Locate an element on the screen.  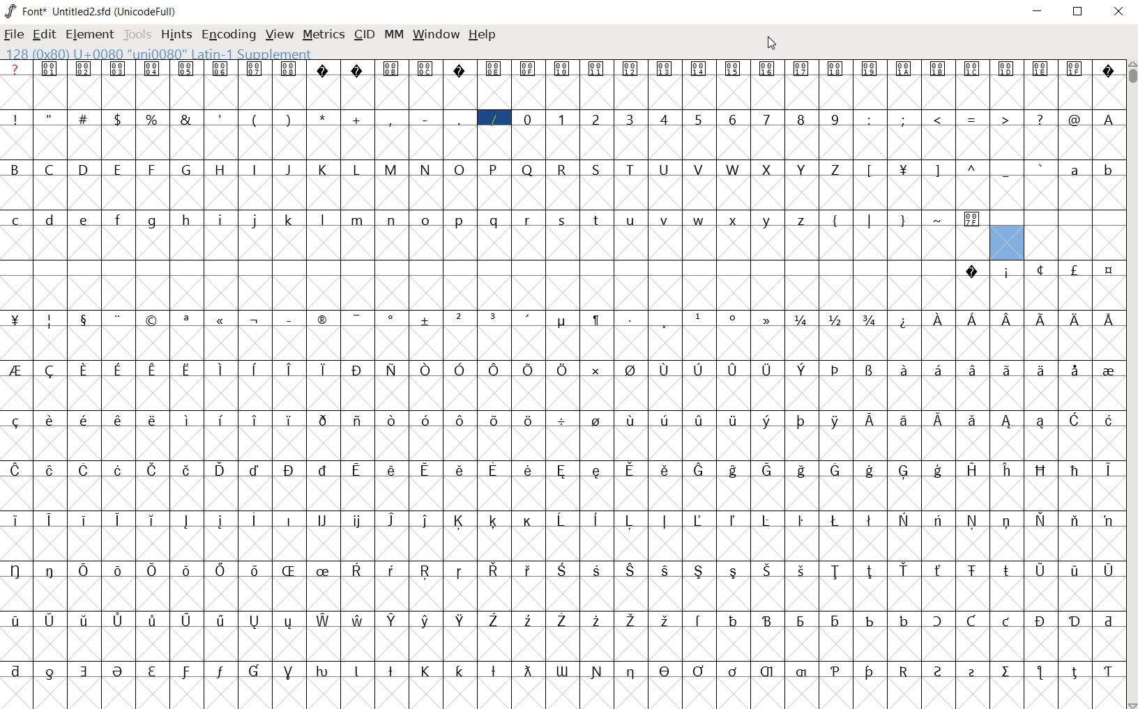
glyph is located at coordinates (766, 371).